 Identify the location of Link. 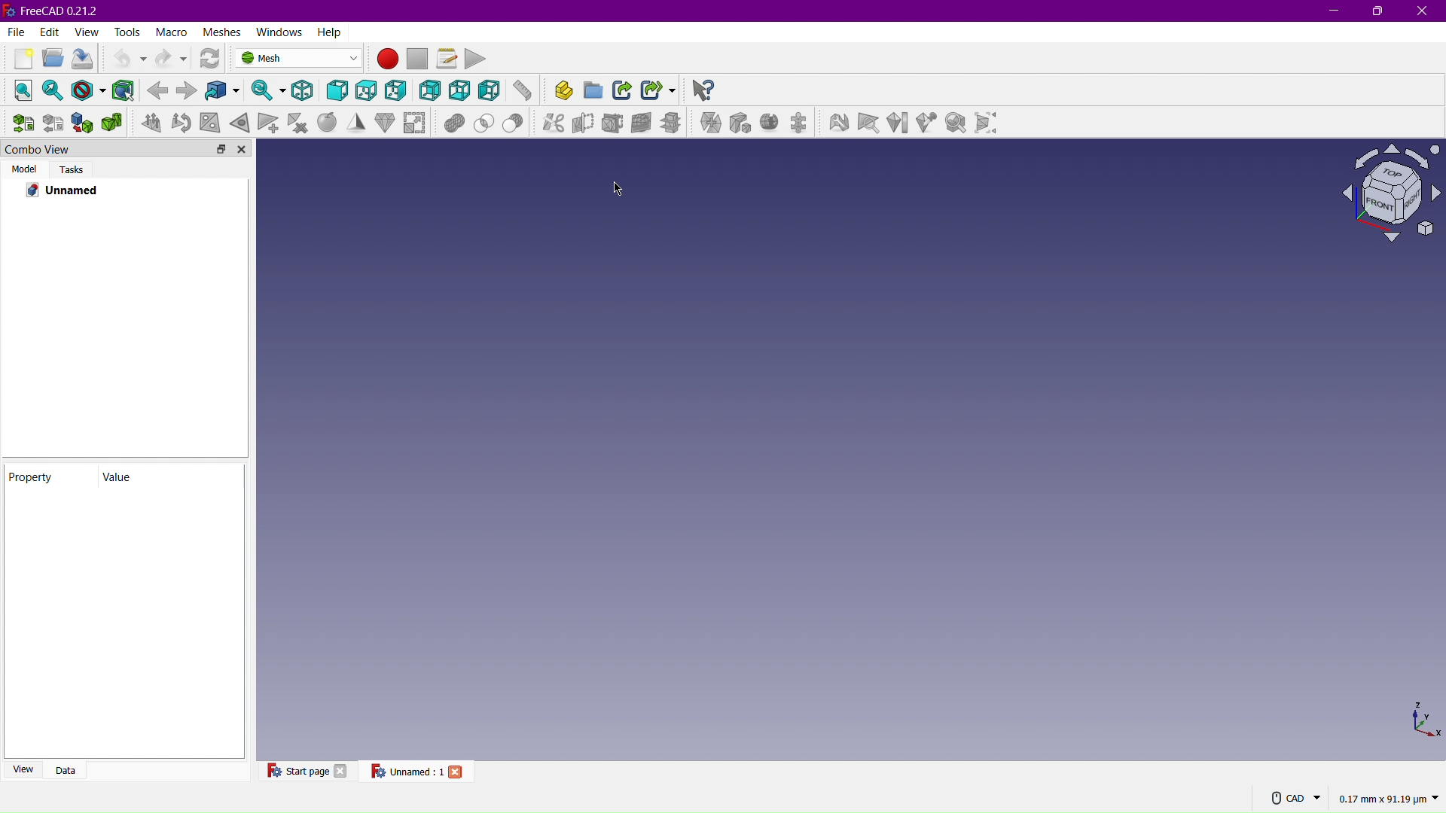
(624, 92).